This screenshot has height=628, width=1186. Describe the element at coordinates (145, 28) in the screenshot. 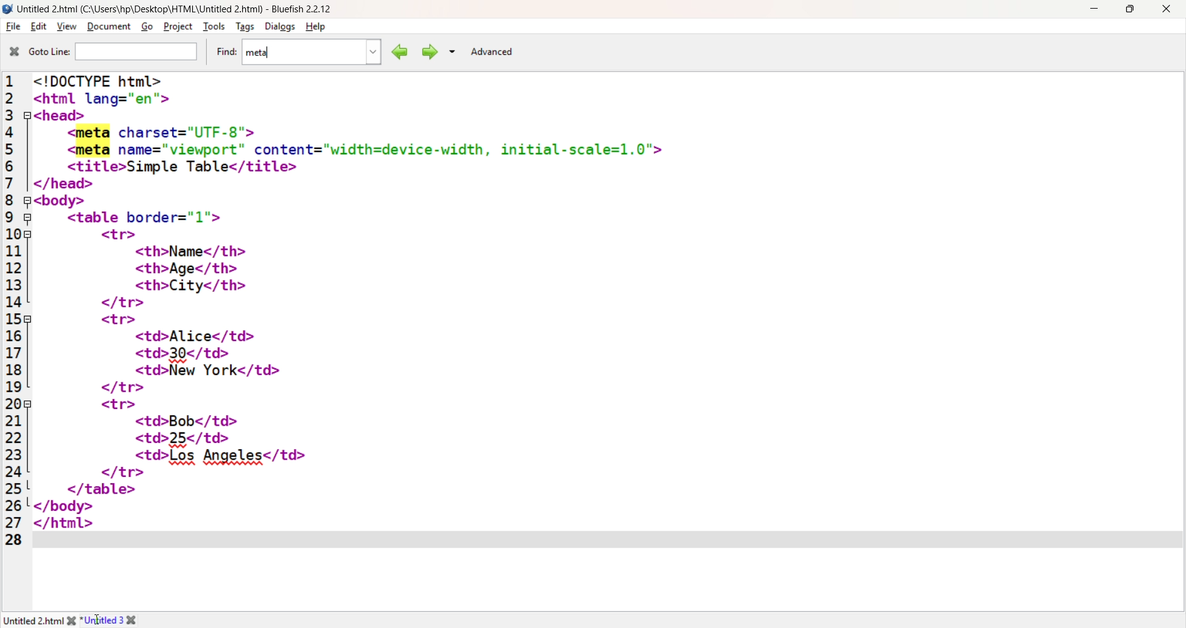

I see `Go` at that location.